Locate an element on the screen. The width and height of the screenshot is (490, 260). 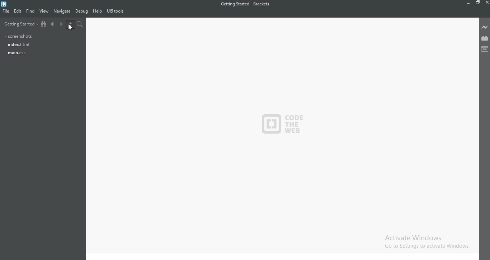
Extension Manager is located at coordinates (485, 37).